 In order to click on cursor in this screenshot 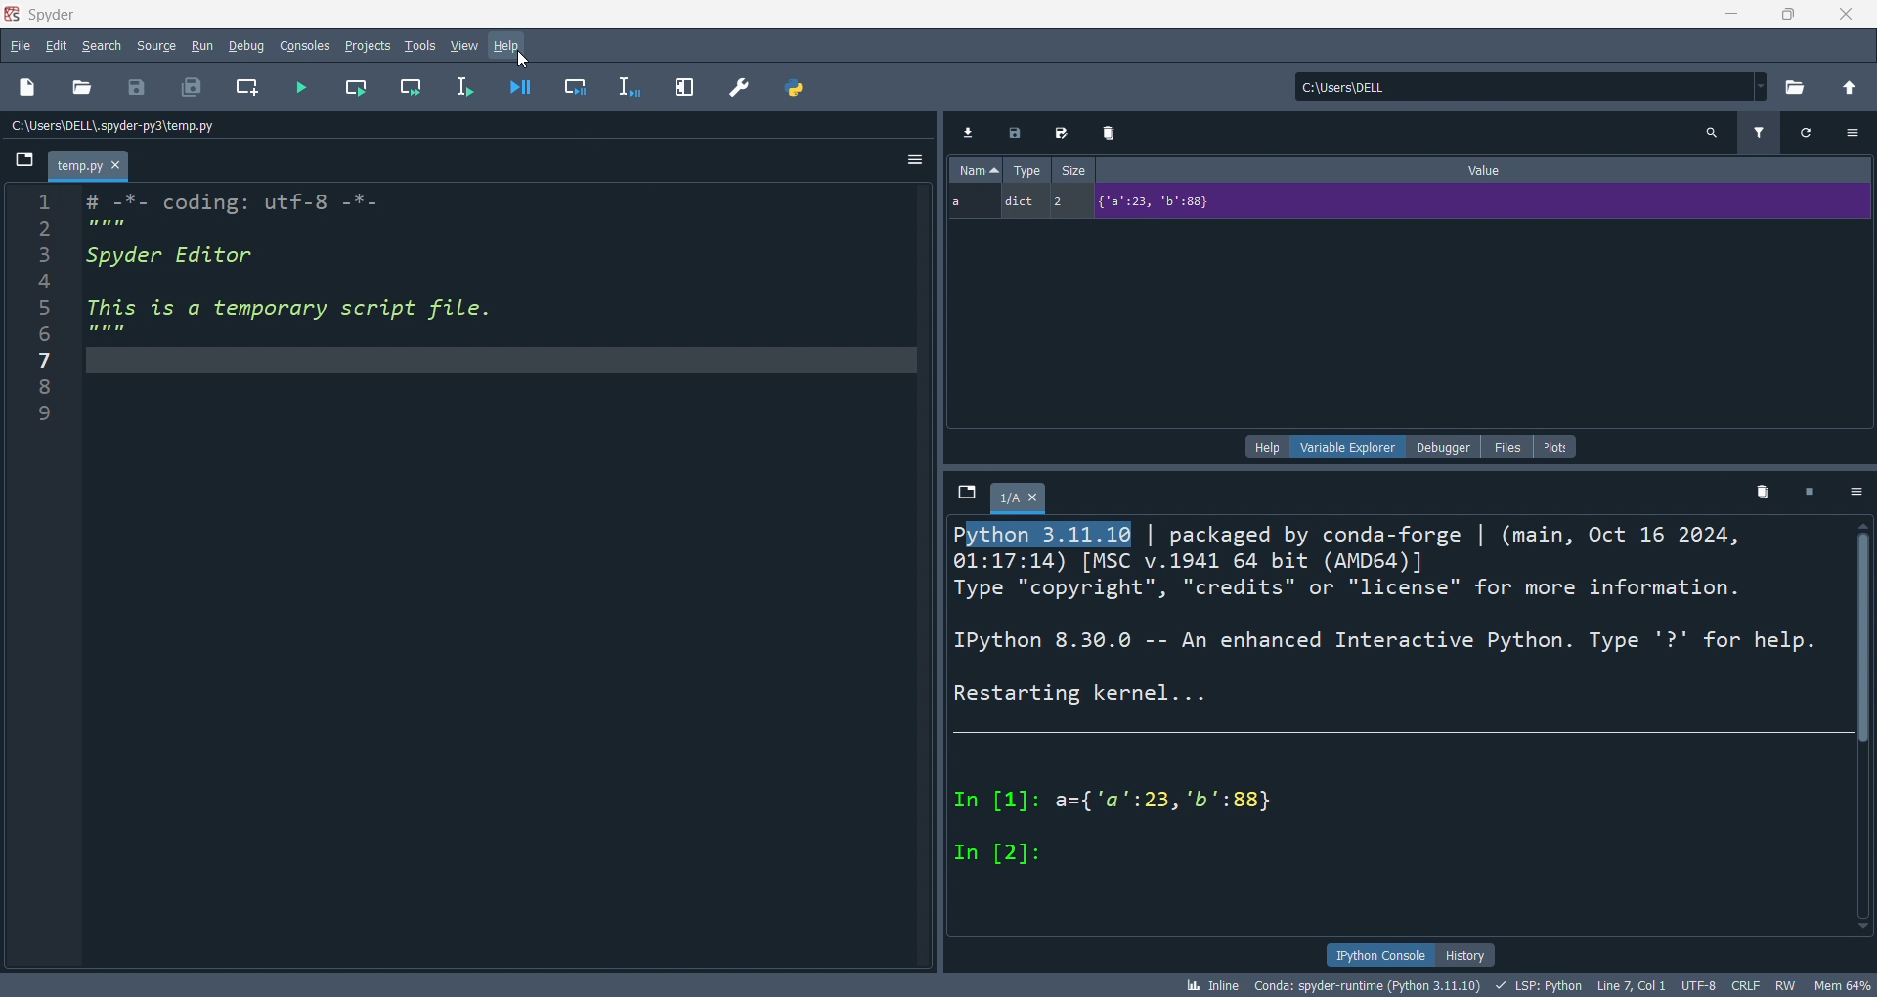, I will do `click(525, 59)`.